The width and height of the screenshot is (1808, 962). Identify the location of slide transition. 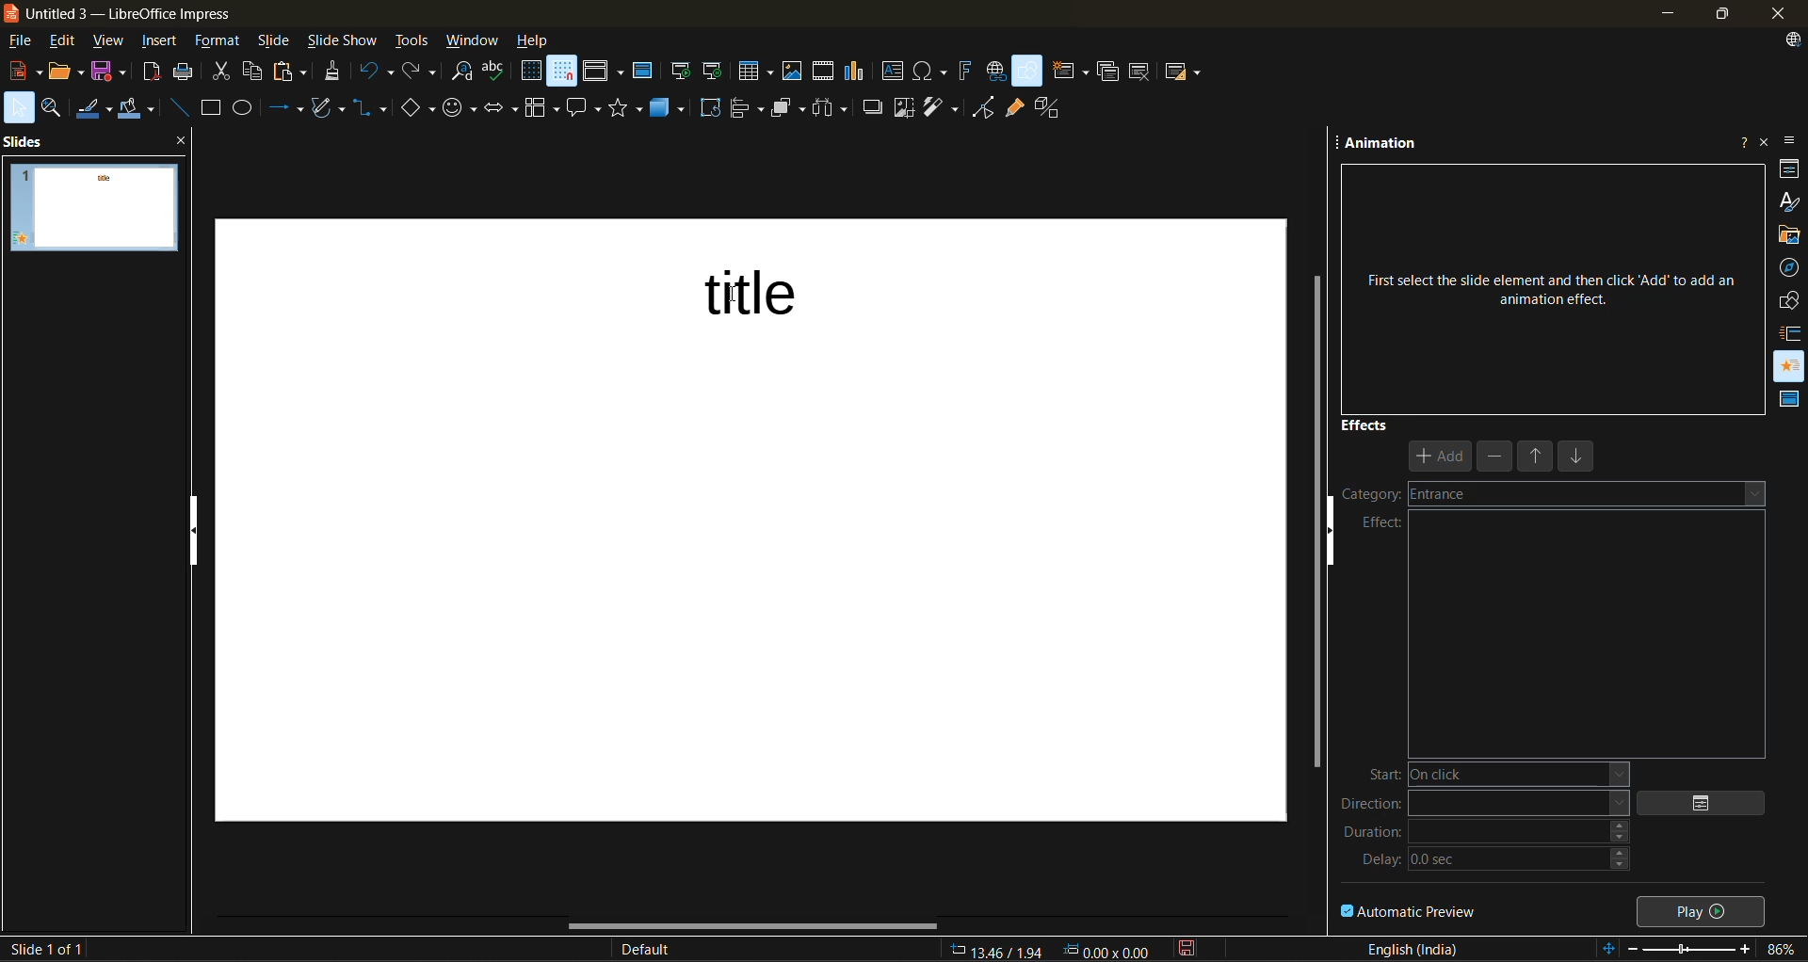
(1792, 332).